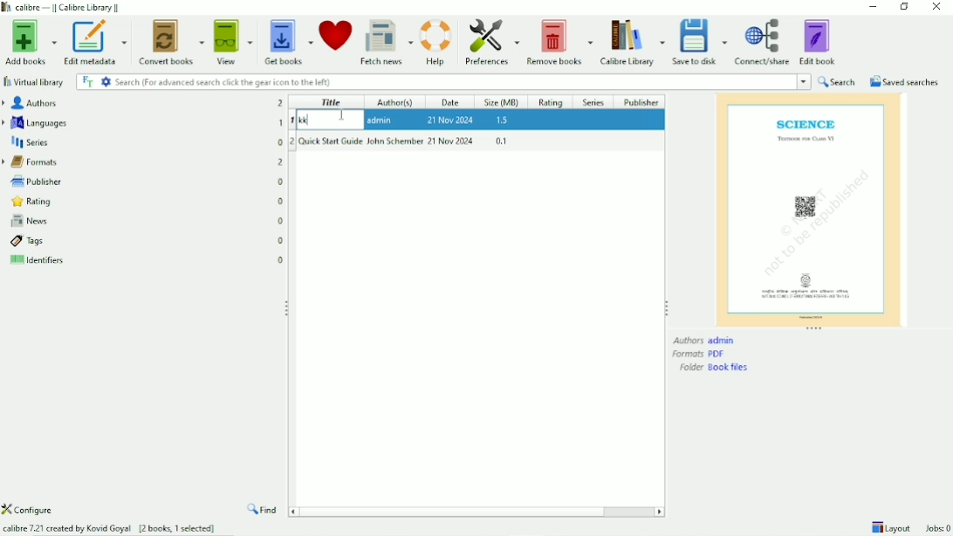 Image resolution: width=953 pixels, height=536 pixels. Describe the element at coordinates (292, 120) in the screenshot. I see `1` at that location.